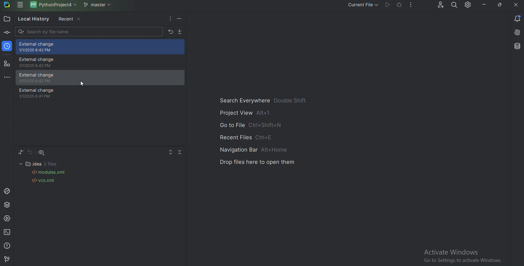 This screenshot has width=524, height=266. What do you see at coordinates (21, 5) in the screenshot?
I see `main menu` at bounding box center [21, 5].